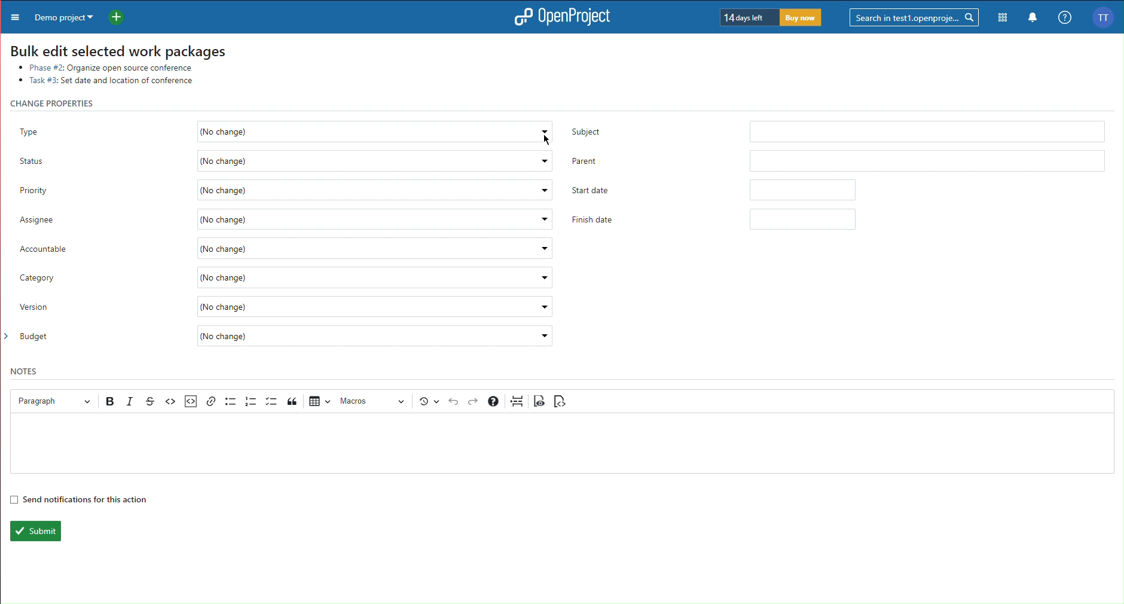 The image size is (1124, 604). What do you see at coordinates (1033, 19) in the screenshot?
I see `Notification` at bounding box center [1033, 19].